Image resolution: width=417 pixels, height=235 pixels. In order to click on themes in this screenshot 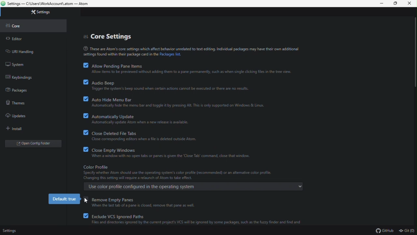, I will do `click(18, 102)`.